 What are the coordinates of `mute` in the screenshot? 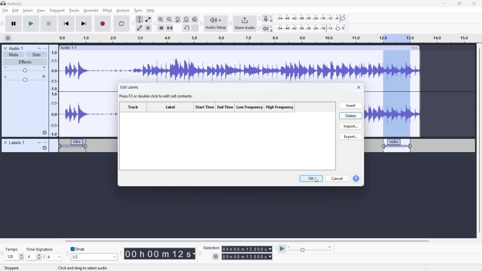 It's located at (14, 55).